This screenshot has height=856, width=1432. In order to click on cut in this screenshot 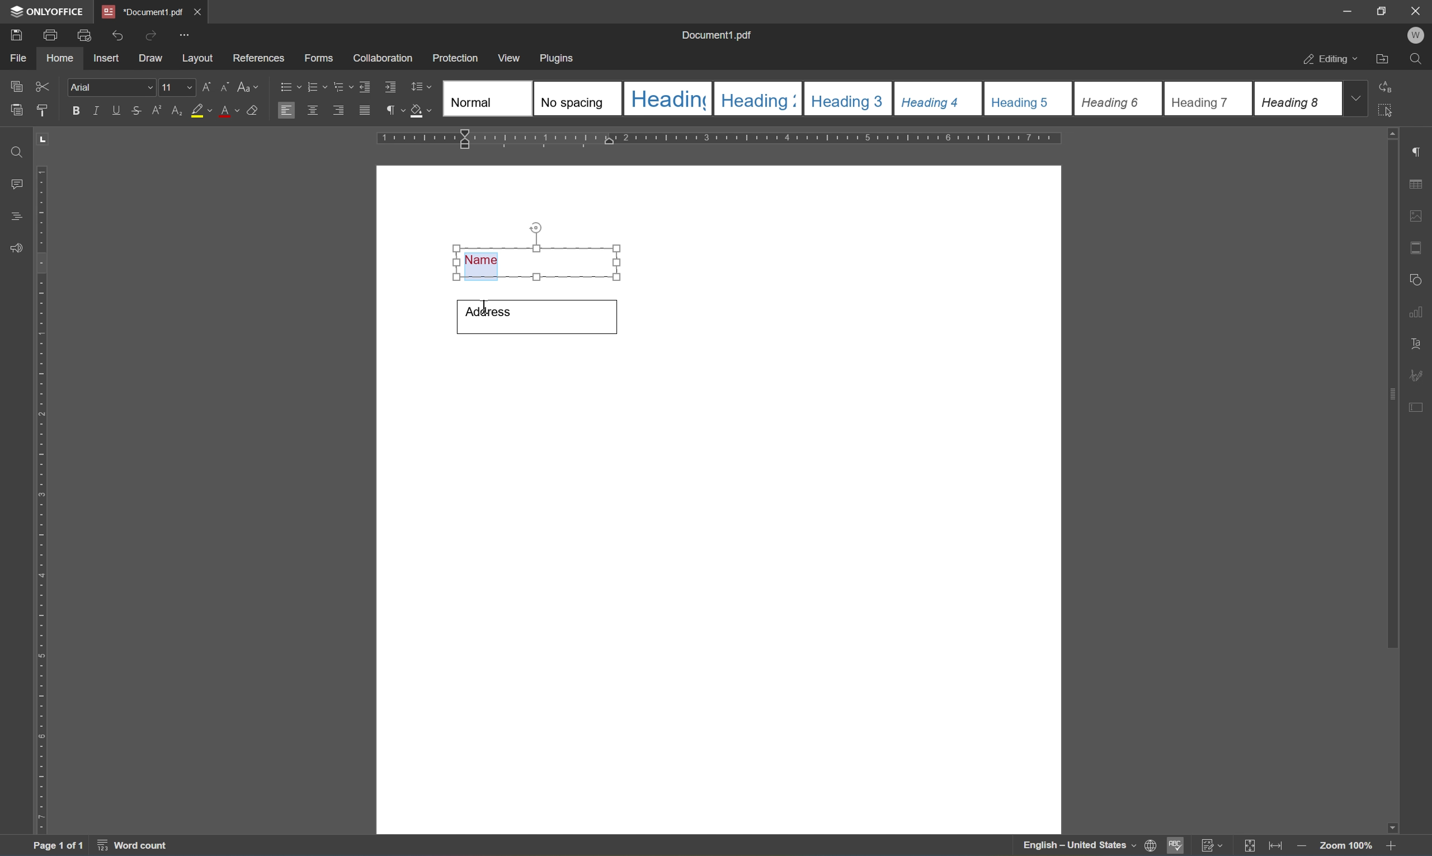, I will do `click(46, 85)`.